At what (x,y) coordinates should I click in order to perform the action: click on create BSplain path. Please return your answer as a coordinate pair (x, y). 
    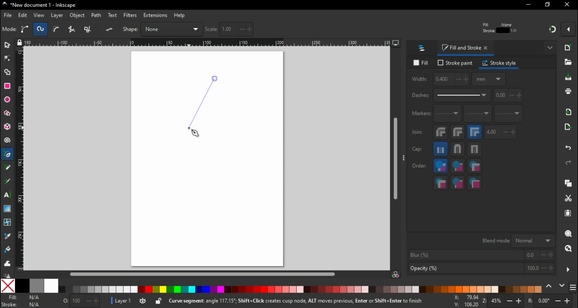
    Looking at the image, I should click on (58, 31).